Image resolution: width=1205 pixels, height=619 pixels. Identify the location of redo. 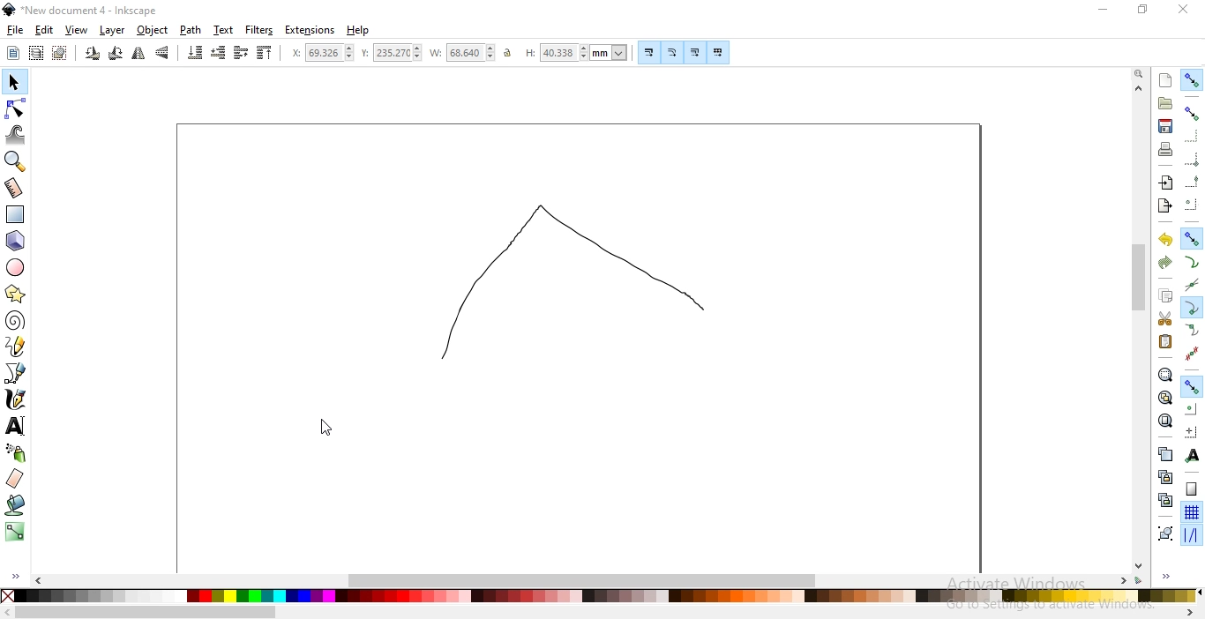
(1164, 263).